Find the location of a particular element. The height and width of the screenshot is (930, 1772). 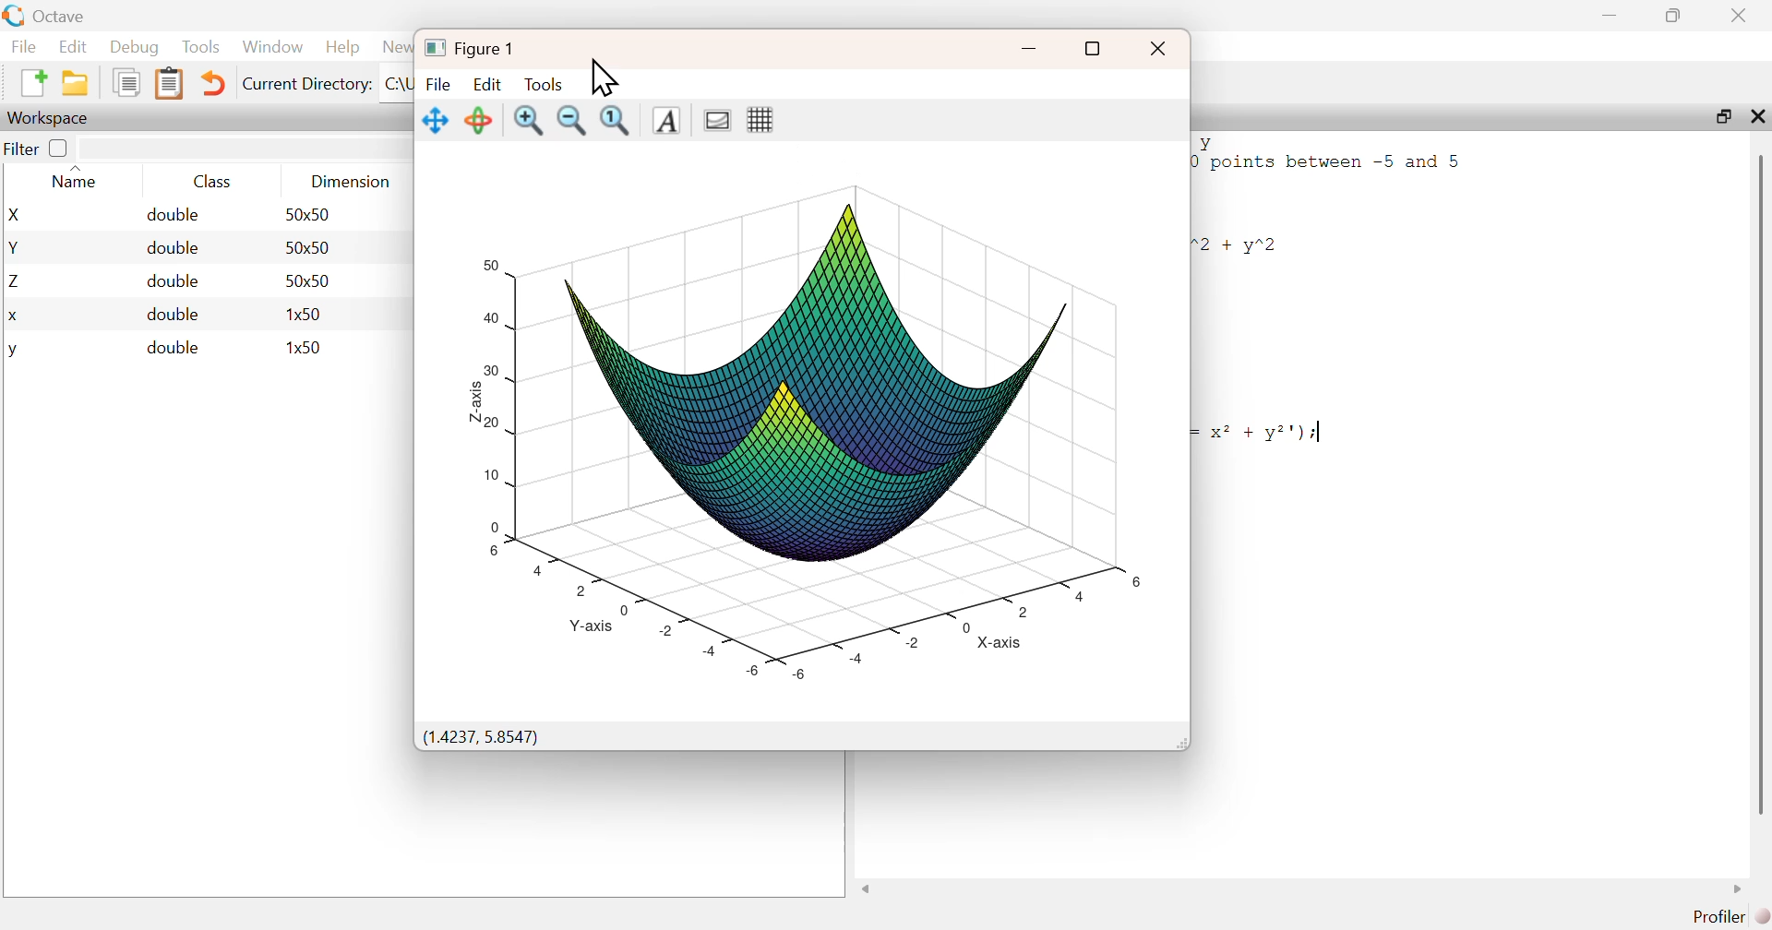

Debug is located at coordinates (135, 46).